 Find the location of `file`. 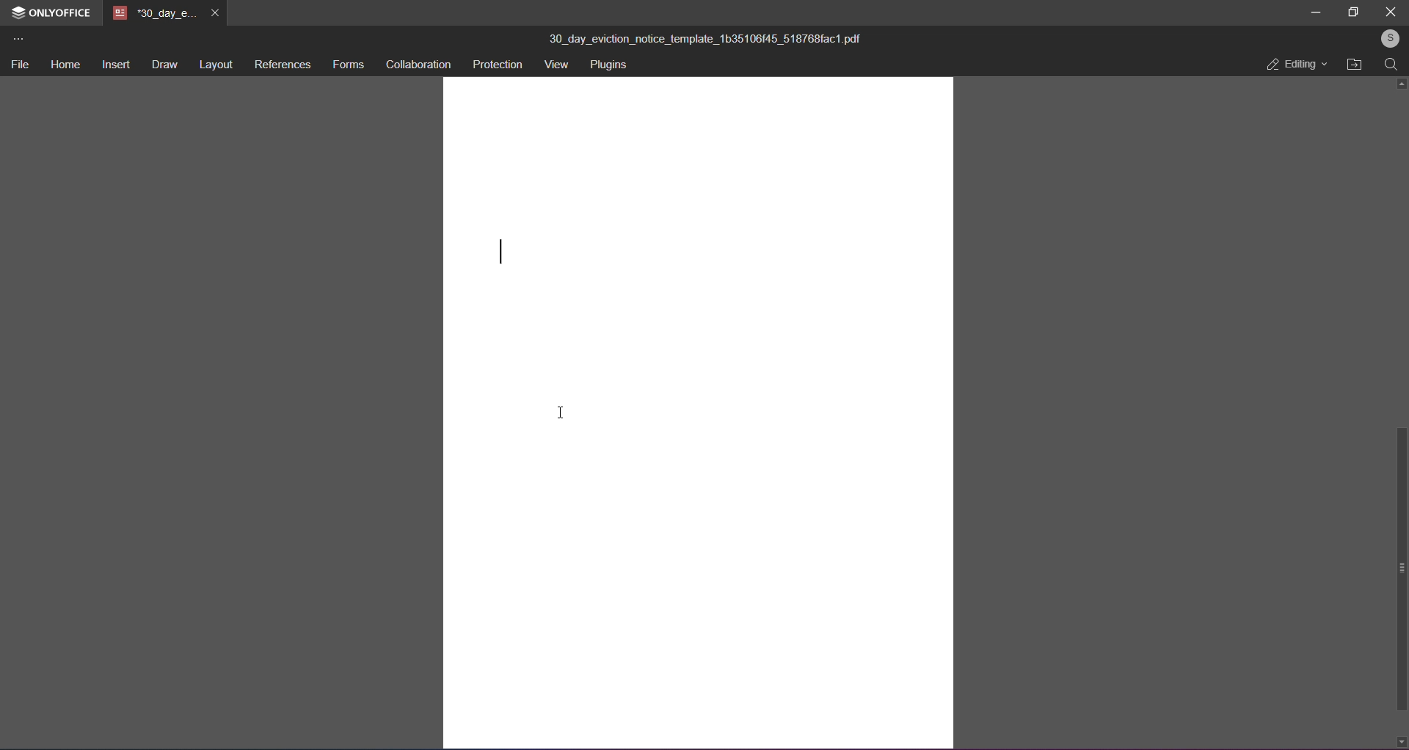

file is located at coordinates (20, 66).